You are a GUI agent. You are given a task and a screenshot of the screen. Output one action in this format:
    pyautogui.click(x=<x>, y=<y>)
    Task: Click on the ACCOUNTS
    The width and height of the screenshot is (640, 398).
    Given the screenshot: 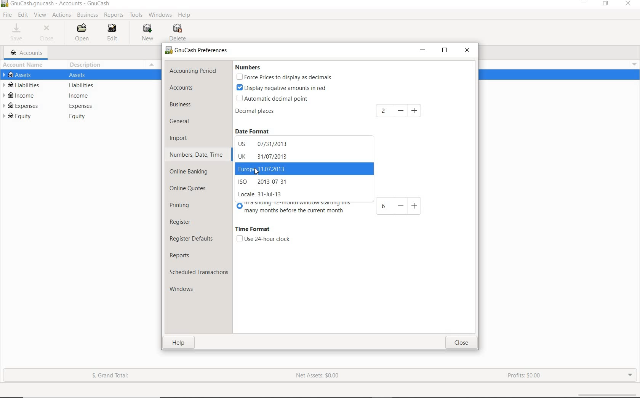 What is the action you would take?
    pyautogui.click(x=27, y=53)
    